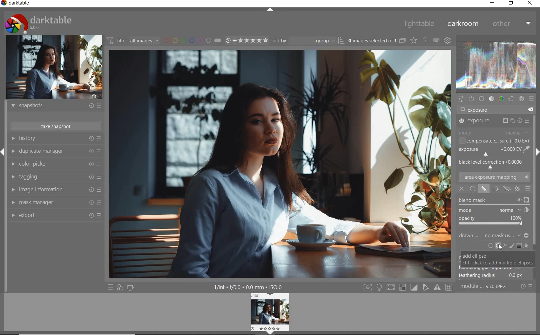 Image resolution: width=540 pixels, height=335 pixels. I want to click on PICK GUI COLOR FROM IMAGE, so click(527, 149).